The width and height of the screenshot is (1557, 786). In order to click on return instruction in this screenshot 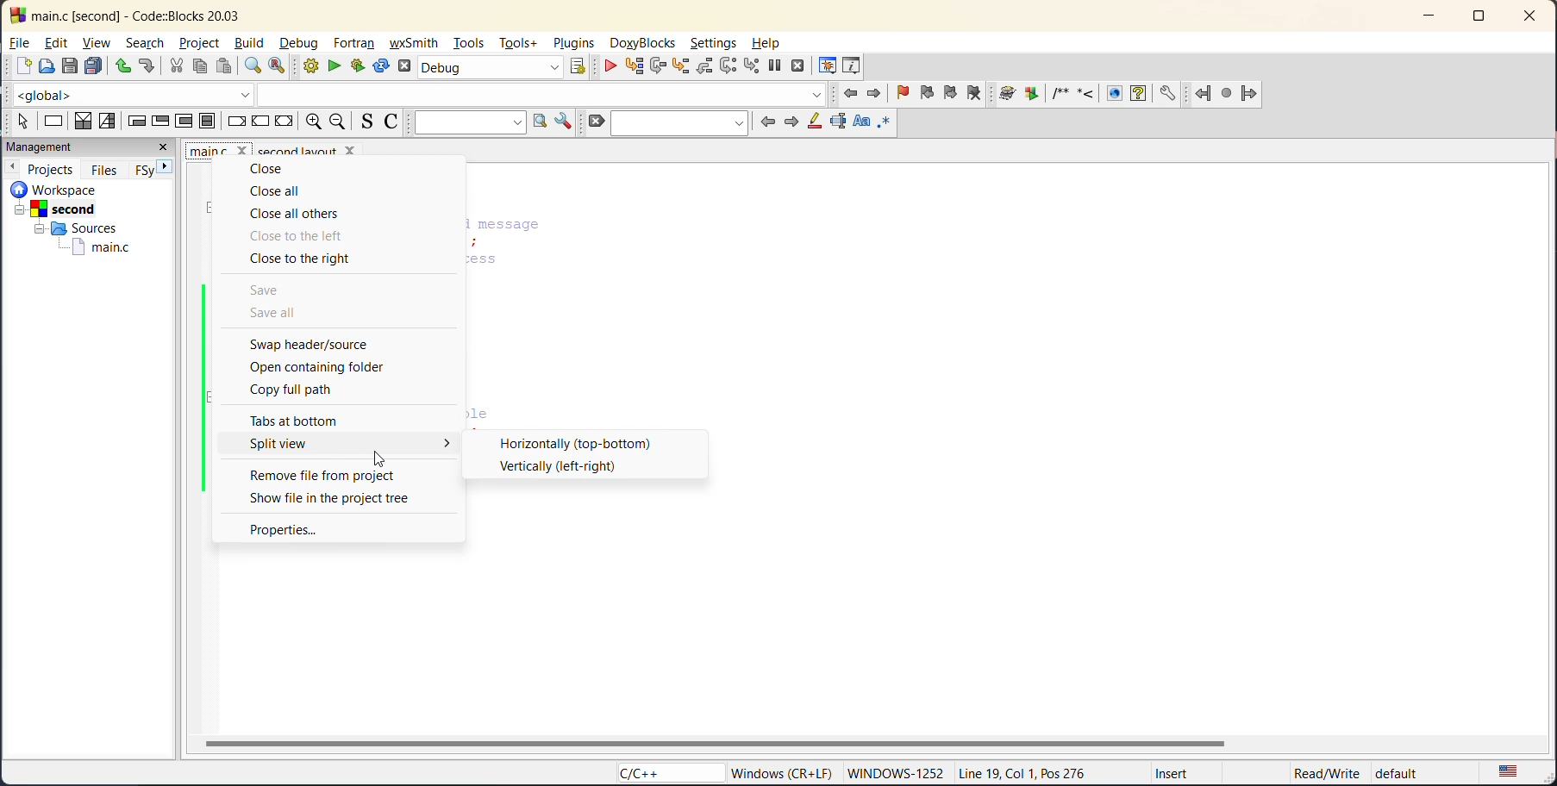, I will do `click(285, 122)`.